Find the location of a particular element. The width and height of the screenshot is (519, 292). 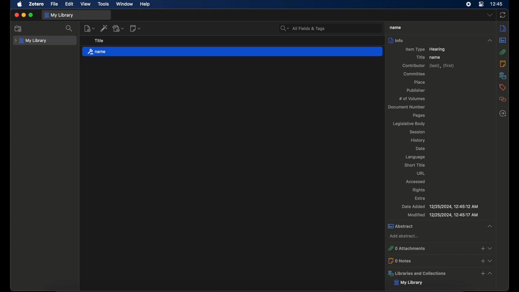

libraries and collections is located at coordinates (440, 273).